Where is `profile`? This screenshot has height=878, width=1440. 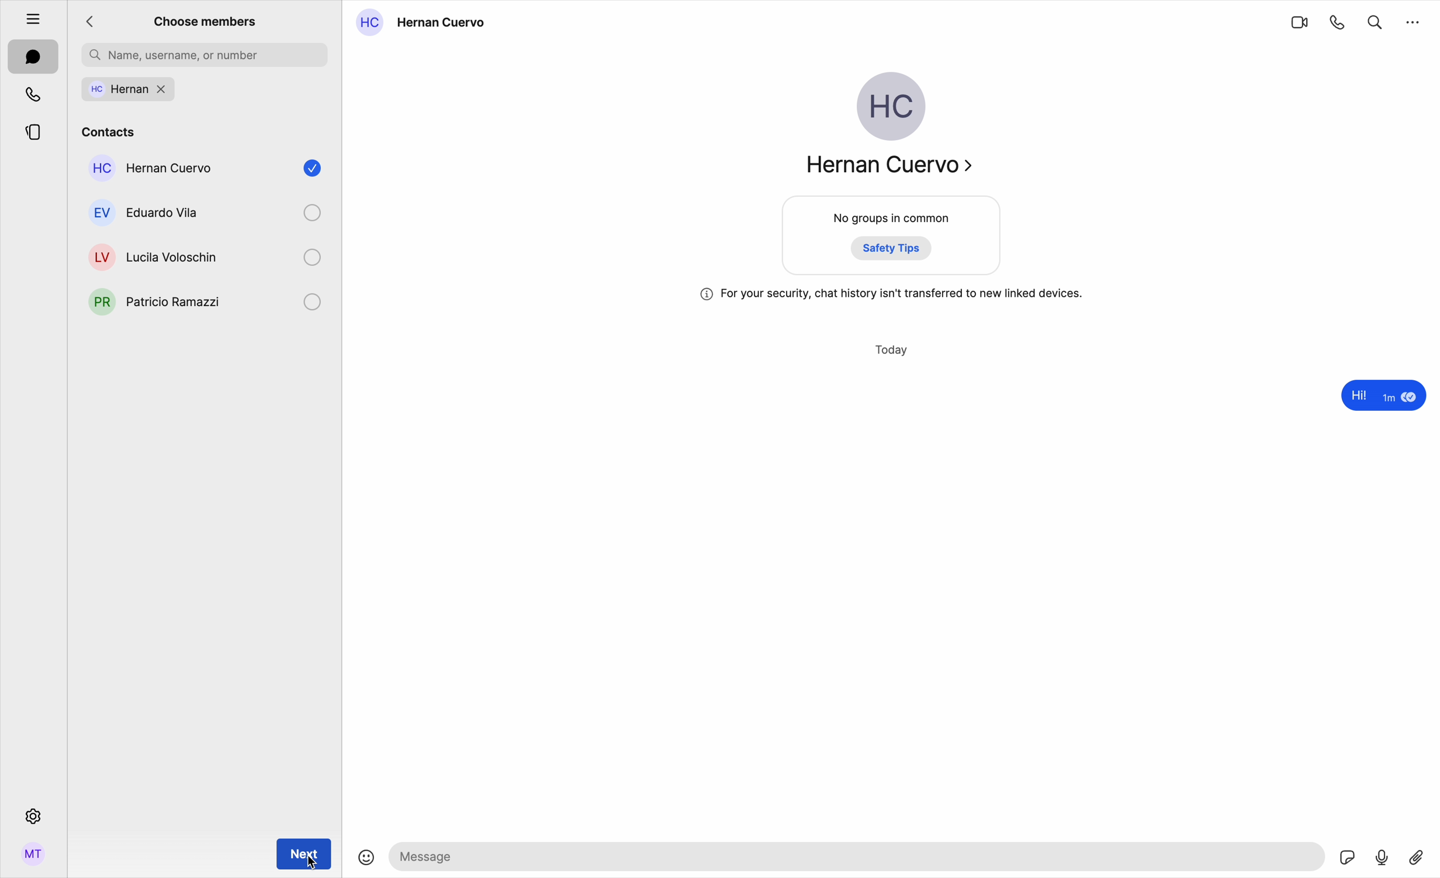
profile is located at coordinates (33, 858).